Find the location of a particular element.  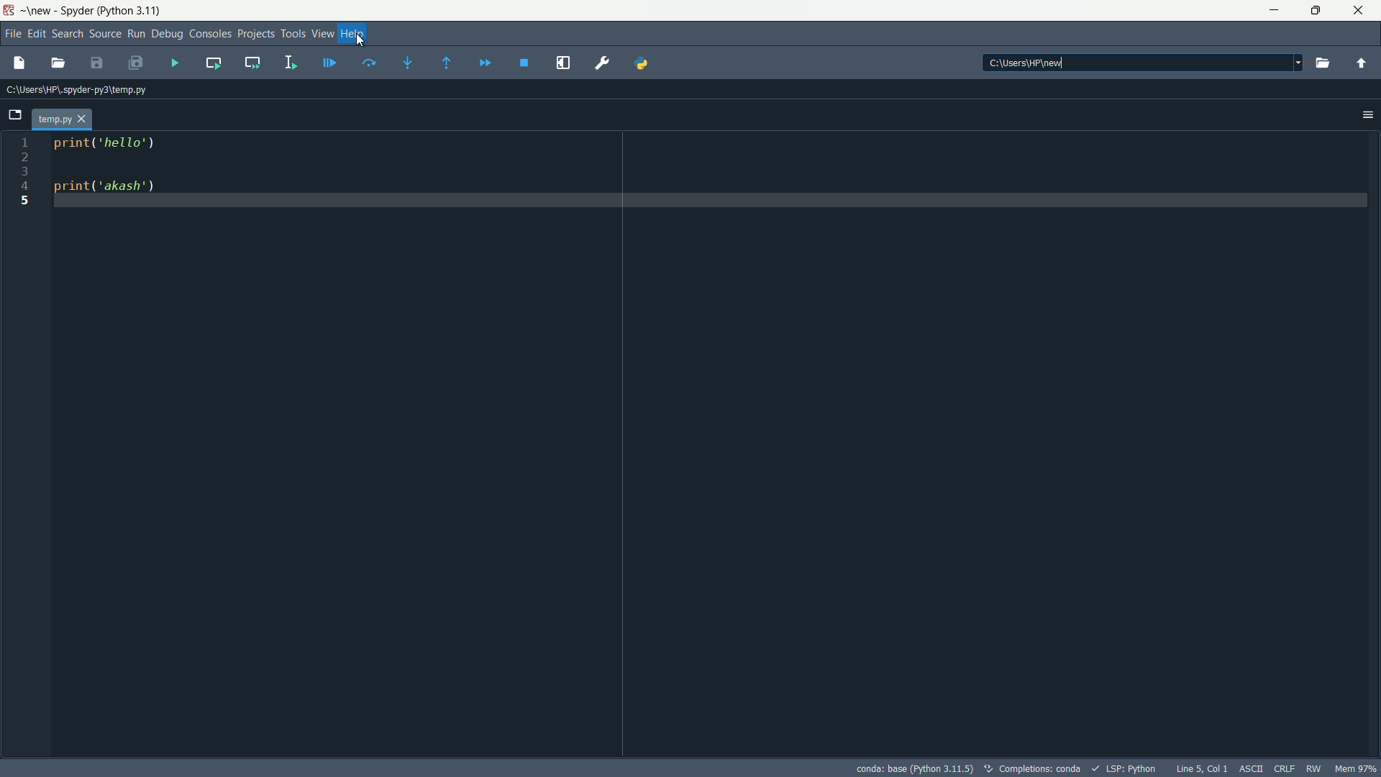

search menu is located at coordinates (67, 34).